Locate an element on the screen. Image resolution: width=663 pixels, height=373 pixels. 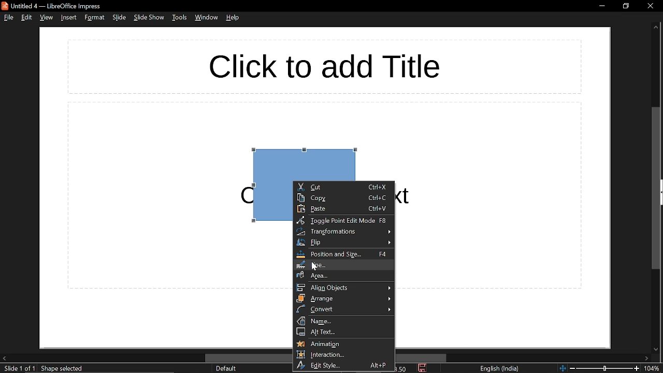
vertical scrollbar is located at coordinates (657, 188).